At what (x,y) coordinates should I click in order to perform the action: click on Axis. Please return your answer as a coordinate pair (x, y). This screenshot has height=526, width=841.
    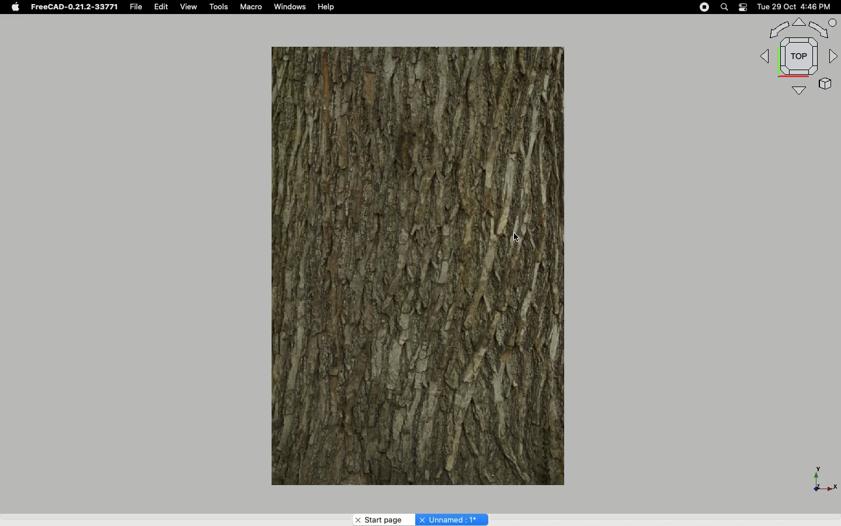
    Looking at the image, I should click on (822, 476).